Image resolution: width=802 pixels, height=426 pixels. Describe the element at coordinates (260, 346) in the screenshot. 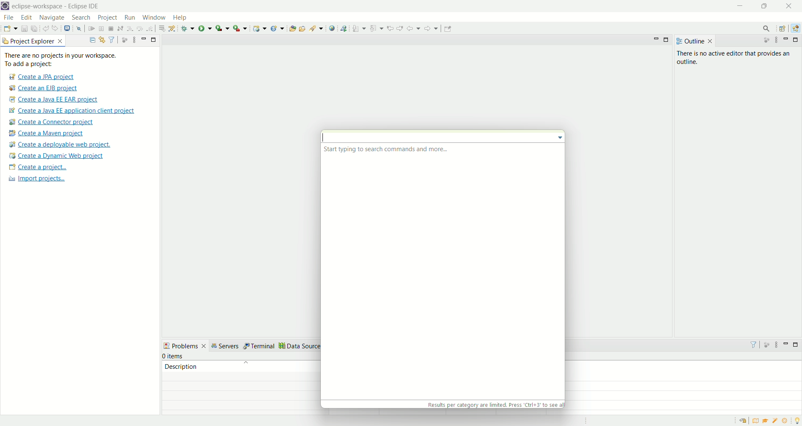

I see `terminal` at that location.